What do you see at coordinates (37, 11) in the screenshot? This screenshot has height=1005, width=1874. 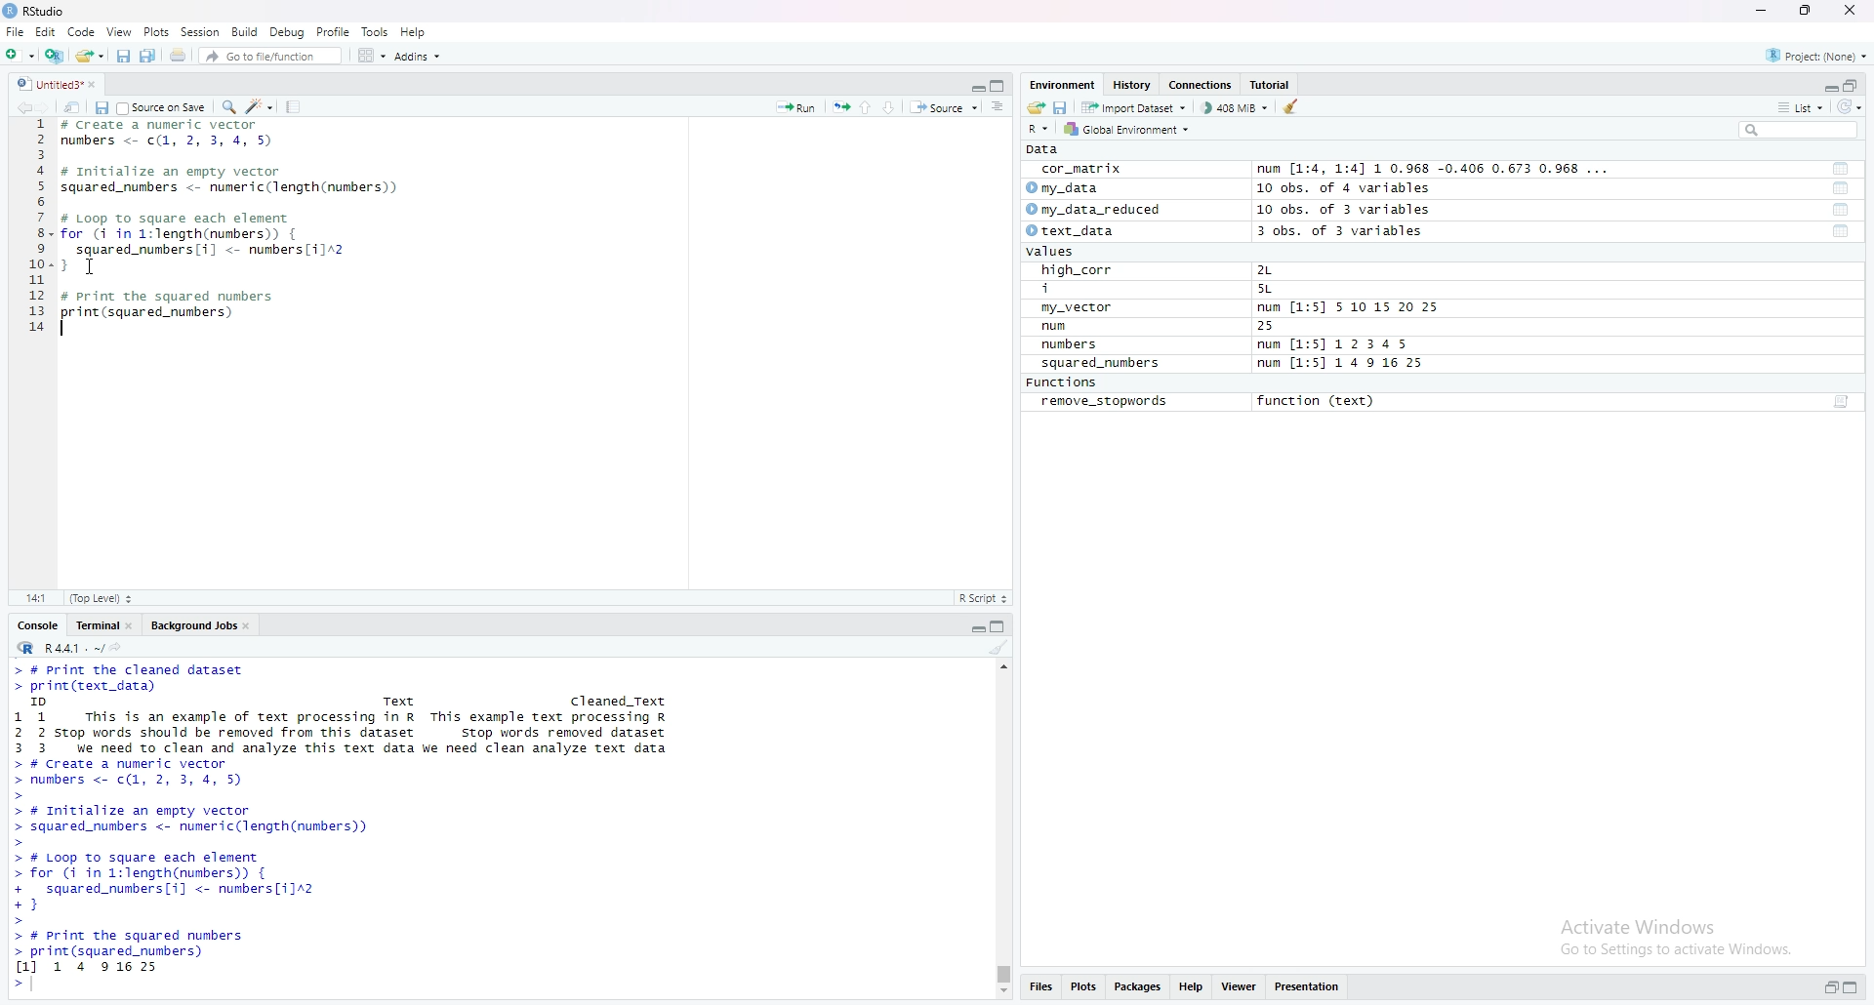 I see `RStudio` at bounding box center [37, 11].